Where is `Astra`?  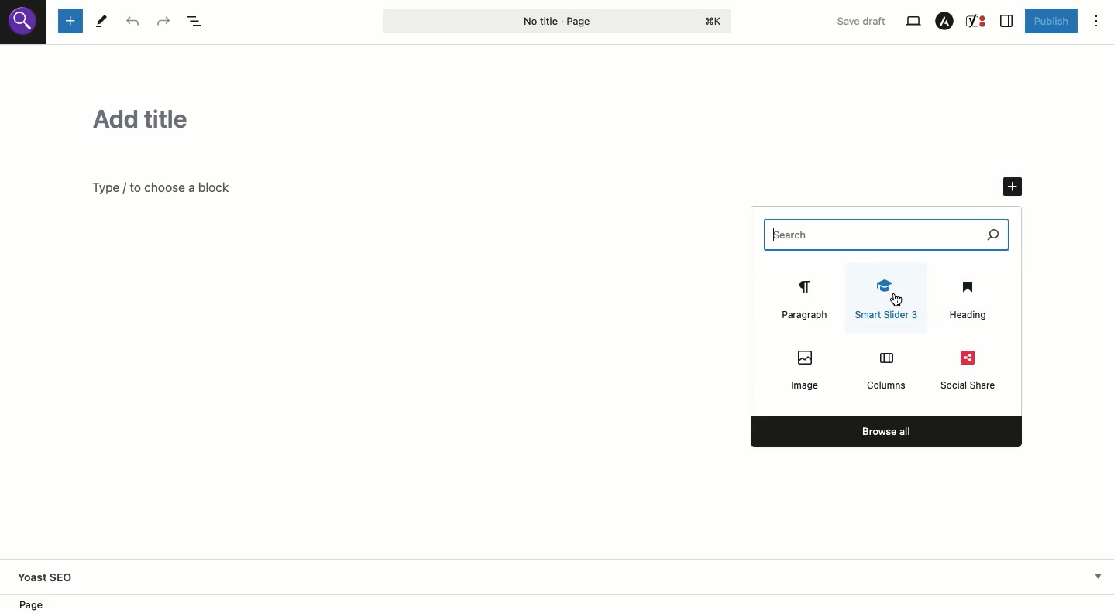
Astra is located at coordinates (945, 21).